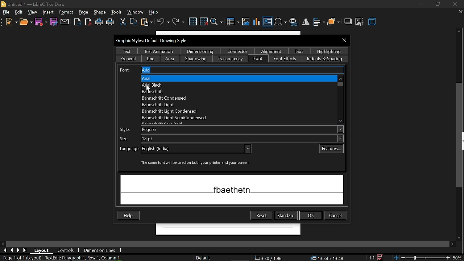 This screenshot has width=464, height=261. Describe the element at coordinates (331, 149) in the screenshot. I see `features` at that location.